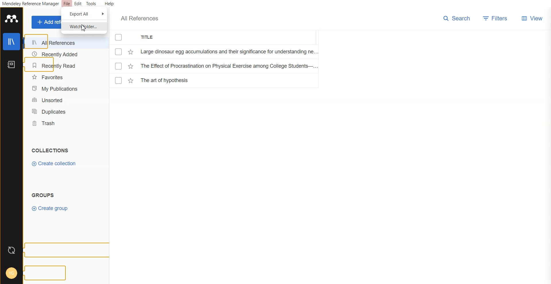 This screenshot has height=284, width=551. What do you see at coordinates (85, 26) in the screenshot?
I see `Watch folder` at bounding box center [85, 26].